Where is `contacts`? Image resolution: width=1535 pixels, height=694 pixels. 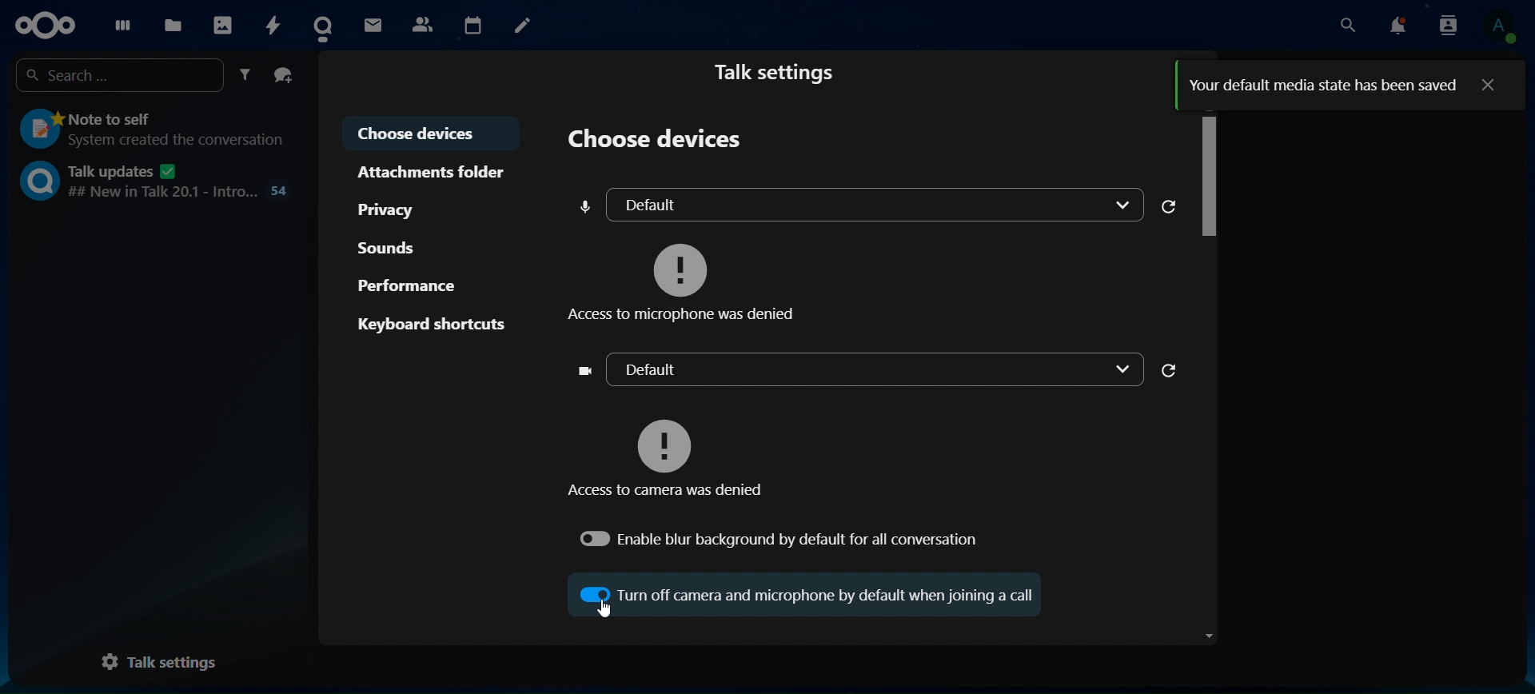
contacts is located at coordinates (423, 23).